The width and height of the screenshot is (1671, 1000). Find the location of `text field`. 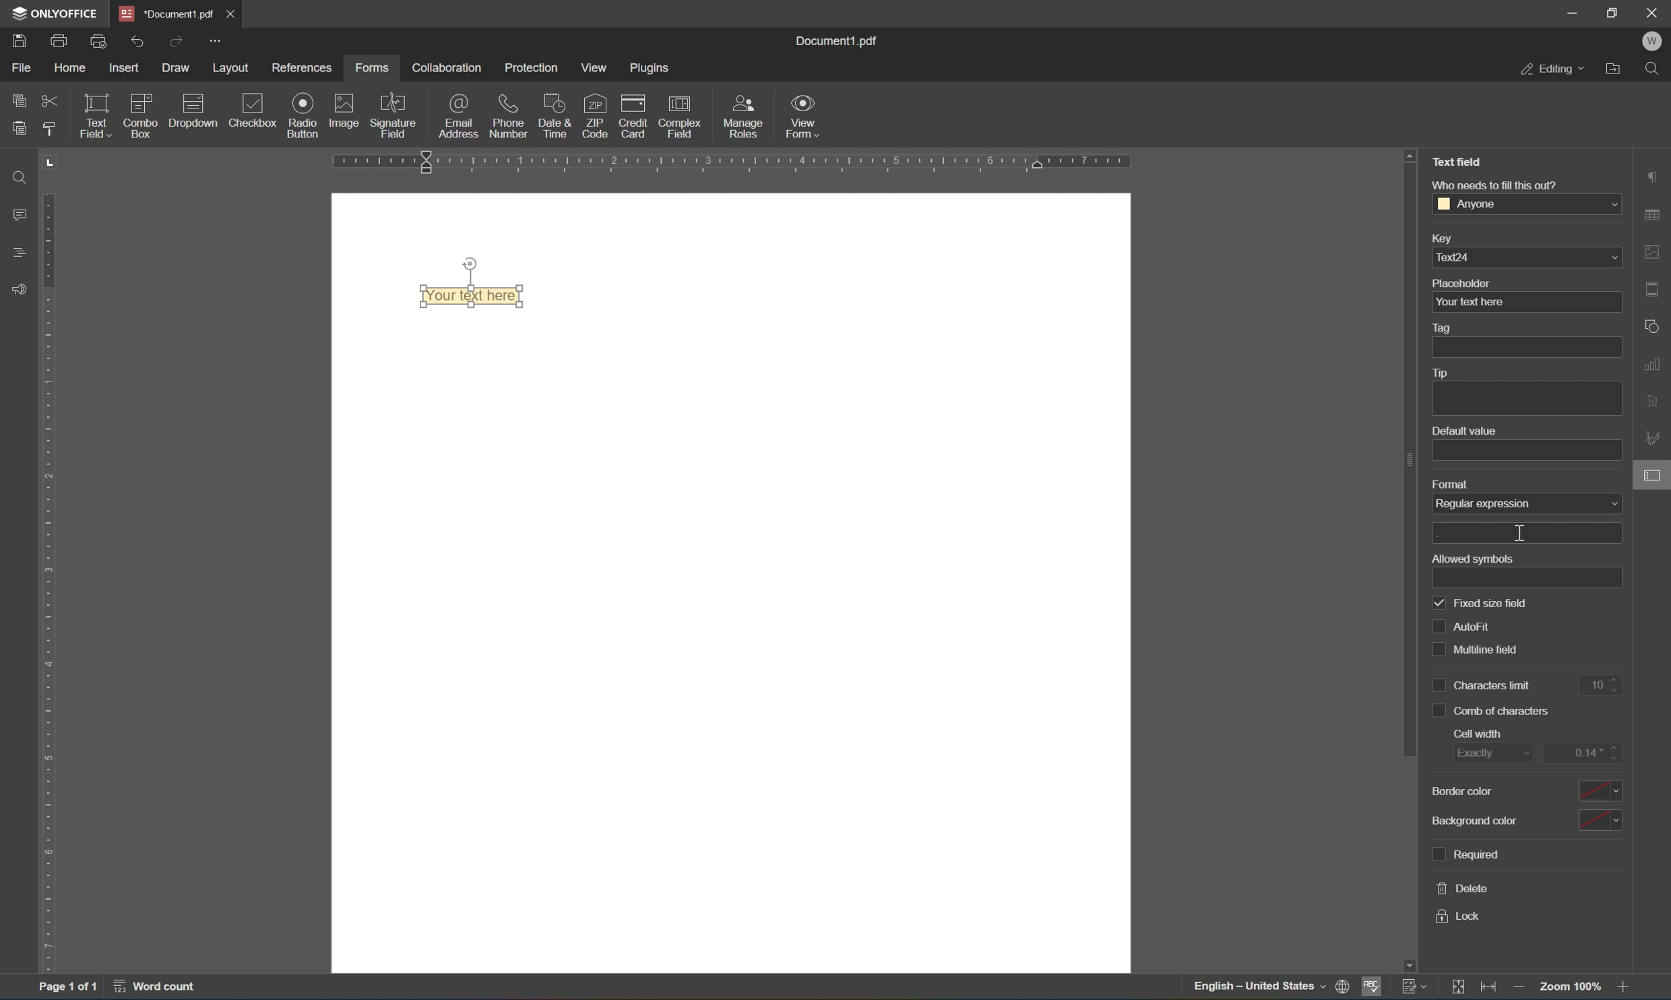

text field is located at coordinates (1461, 160).